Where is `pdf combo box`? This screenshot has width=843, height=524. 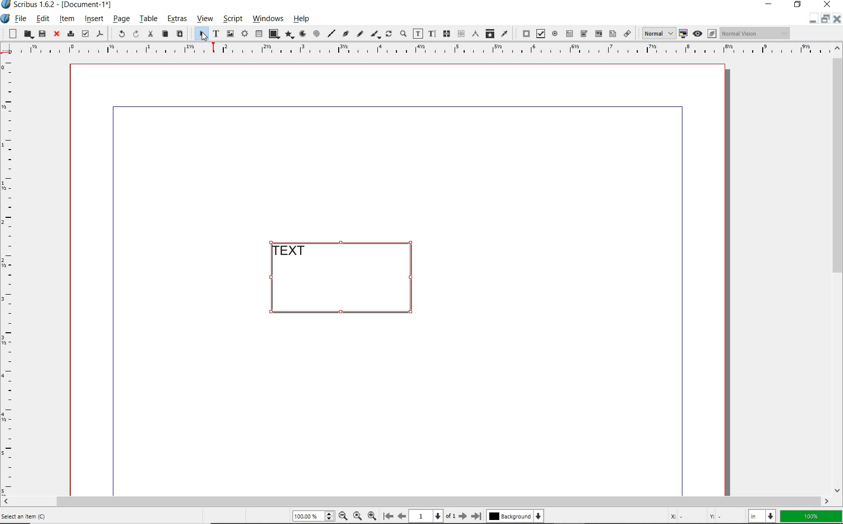
pdf combo box is located at coordinates (598, 34).